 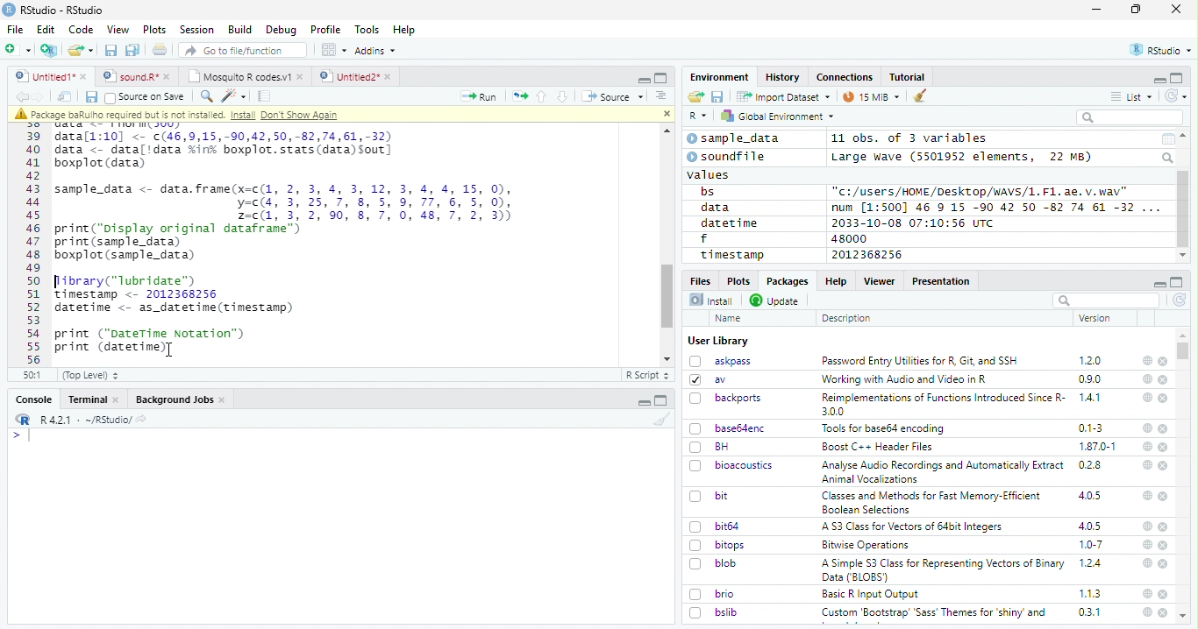 What do you see at coordinates (668, 295) in the screenshot?
I see `scroll bar` at bounding box center [668, 295].